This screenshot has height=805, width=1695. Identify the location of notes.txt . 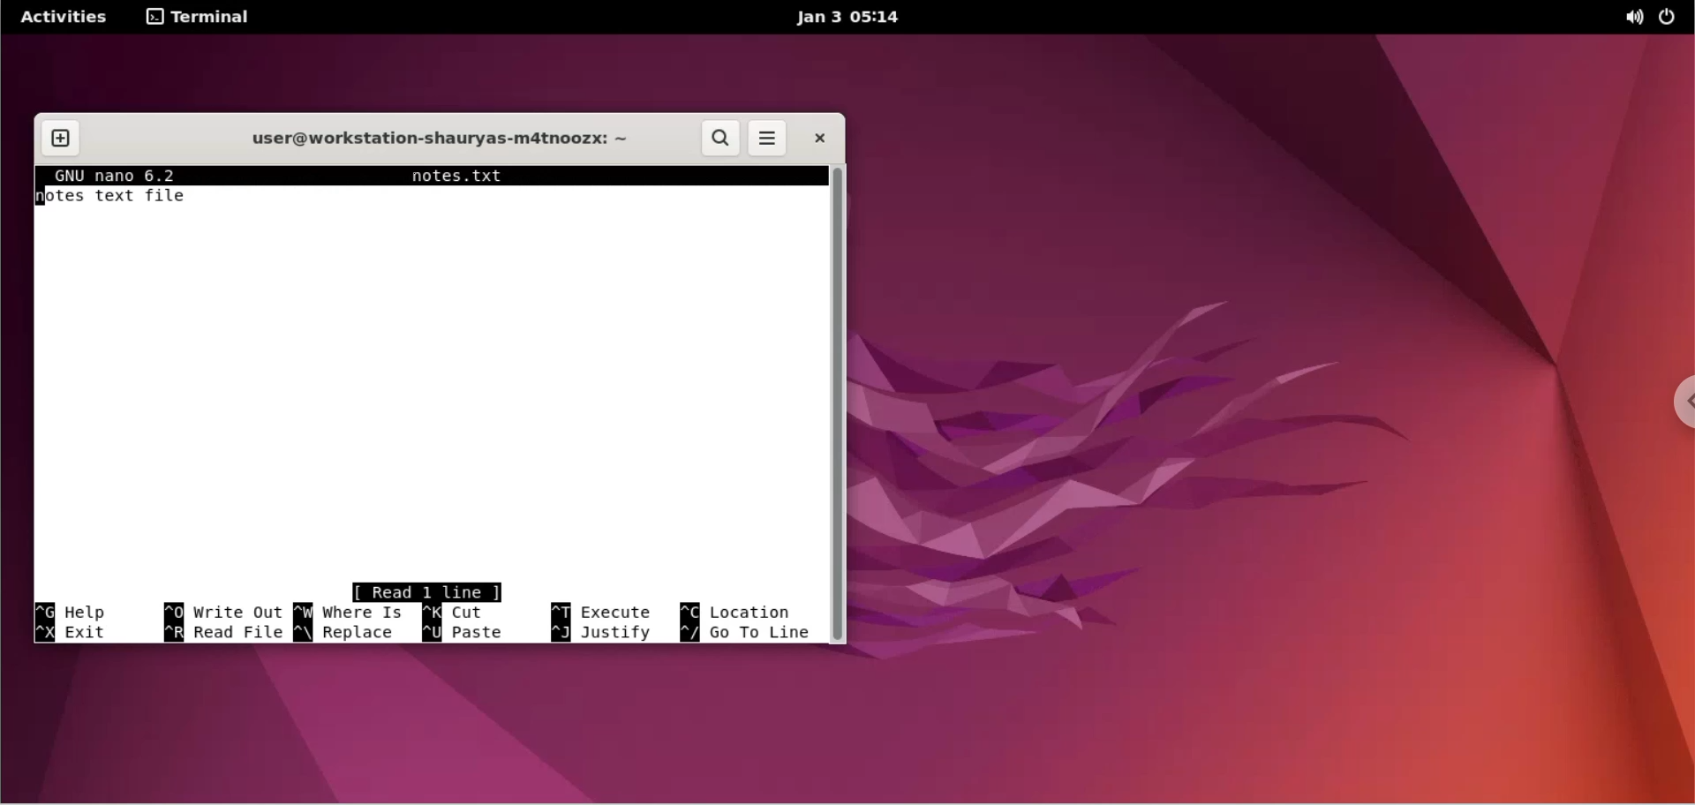
(463, 177).